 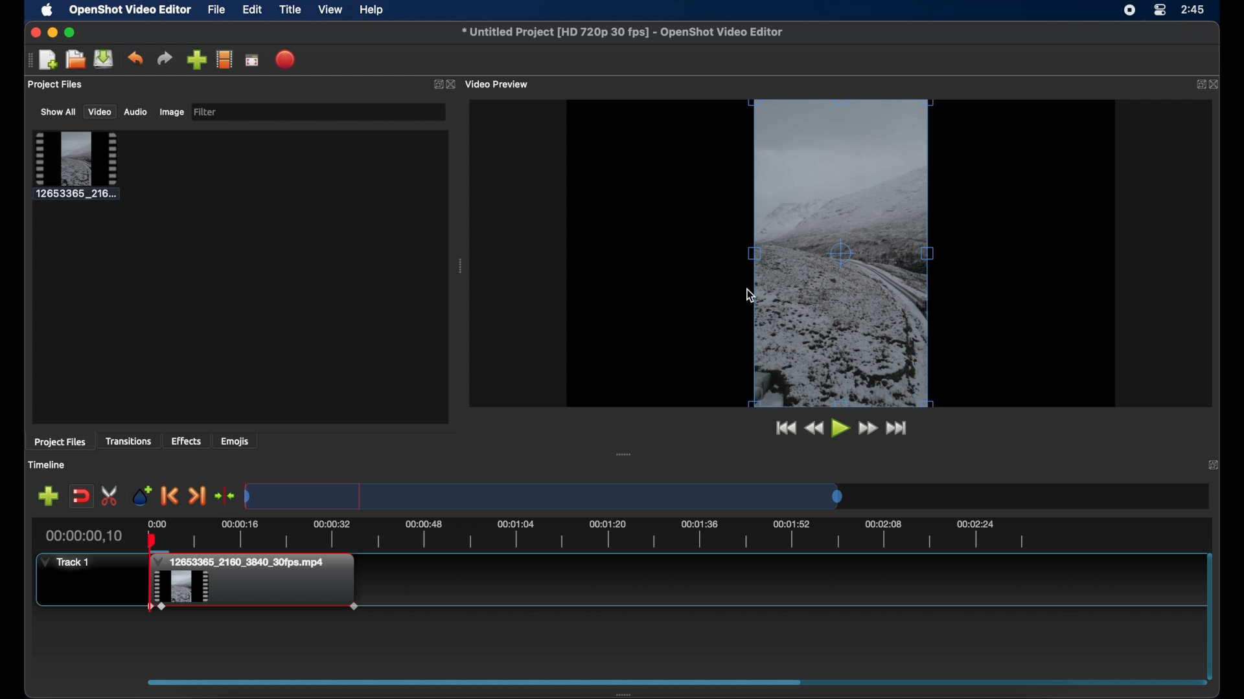 What do you see at coordinates (244, 562) in the screenshot?
I see `clip title` at bounding box center [244, 562].